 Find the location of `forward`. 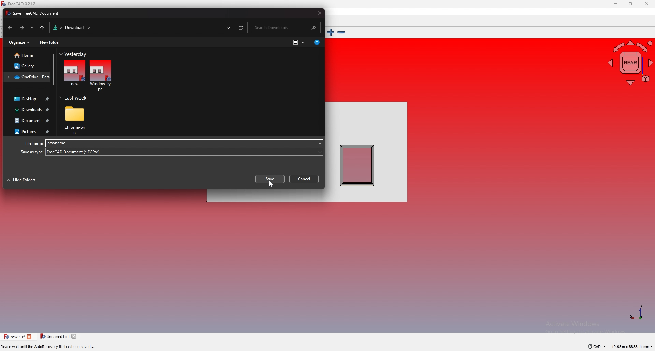

forward is located at coordinates (22, 27).